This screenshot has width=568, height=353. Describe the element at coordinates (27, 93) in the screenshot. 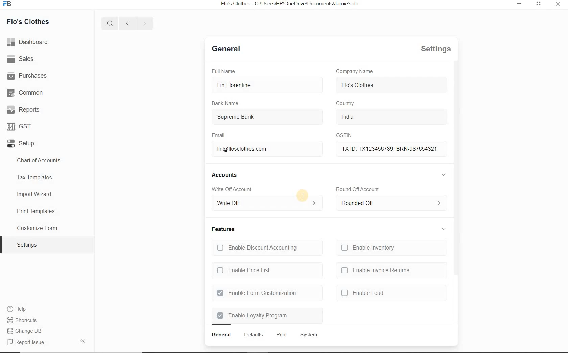

I see `Common` at that location.